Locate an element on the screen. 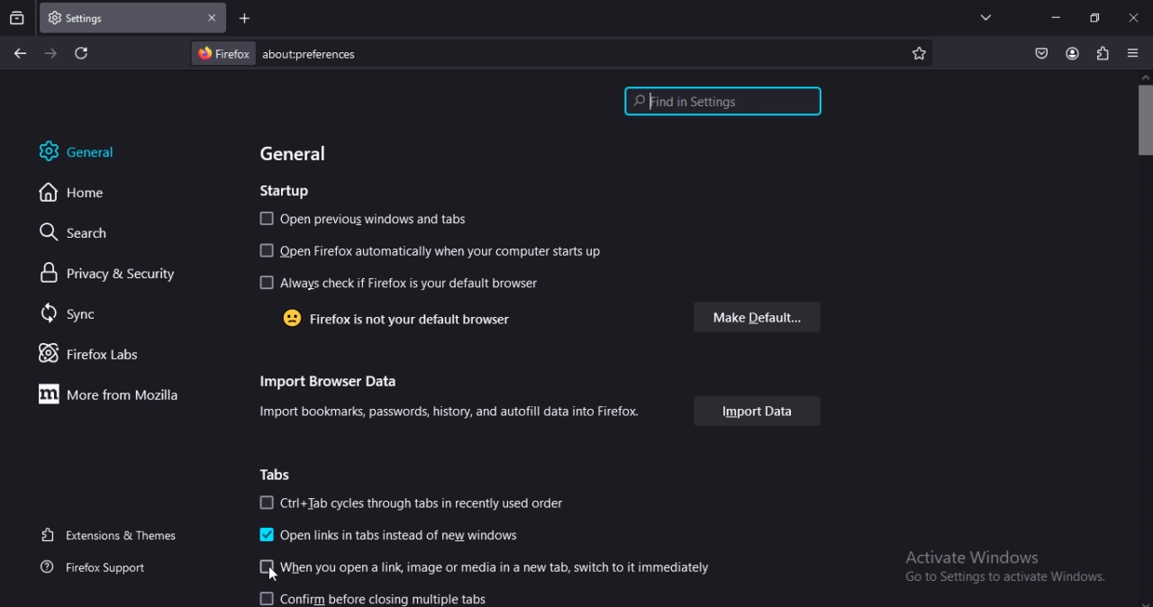  save to pocket is located at coordinates (1040, 54).